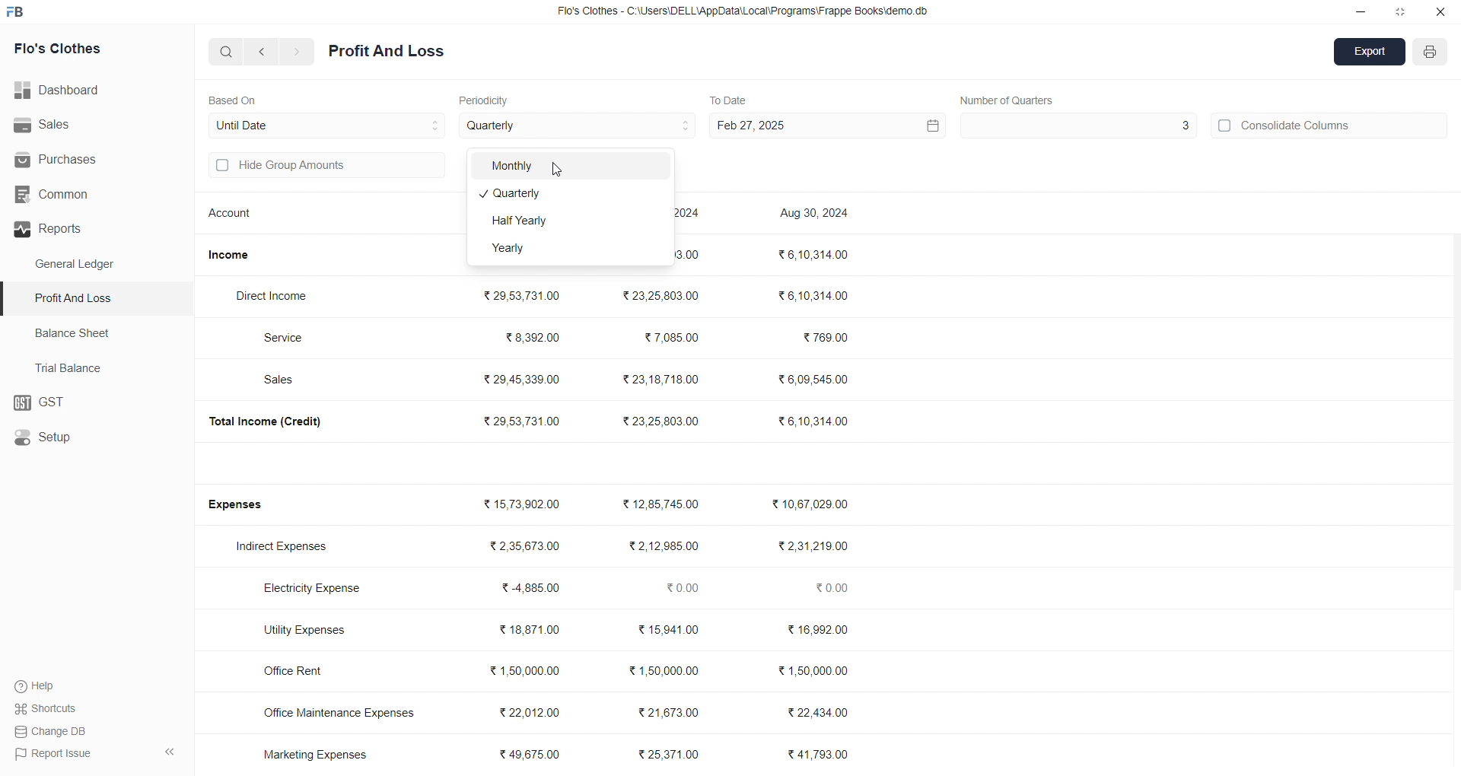 This screenshot has width=1461, height=776. What do you see at coordinates (234, 215) in the screenshot?
I see `Account` at bounding box center [234, 215].